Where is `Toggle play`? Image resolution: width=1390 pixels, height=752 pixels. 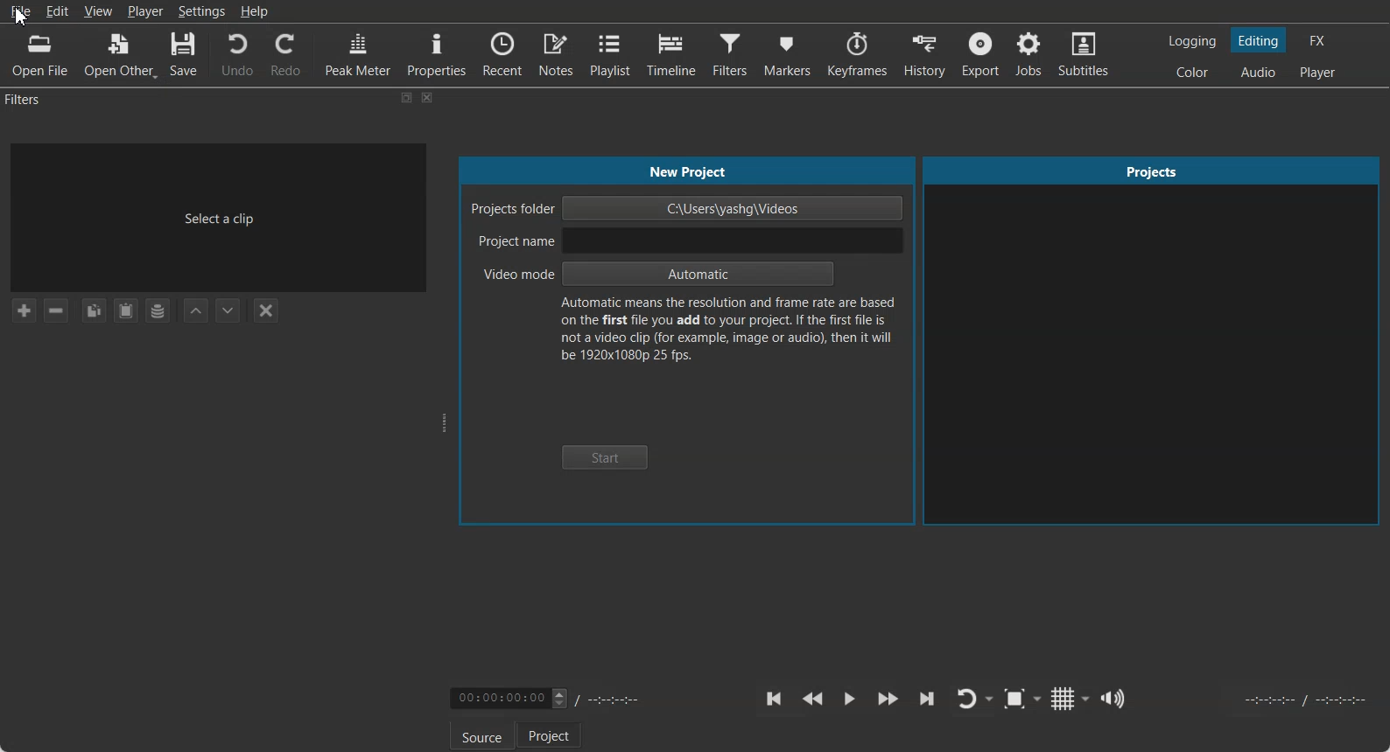 Toggle play is located at coordinates (850, 699).